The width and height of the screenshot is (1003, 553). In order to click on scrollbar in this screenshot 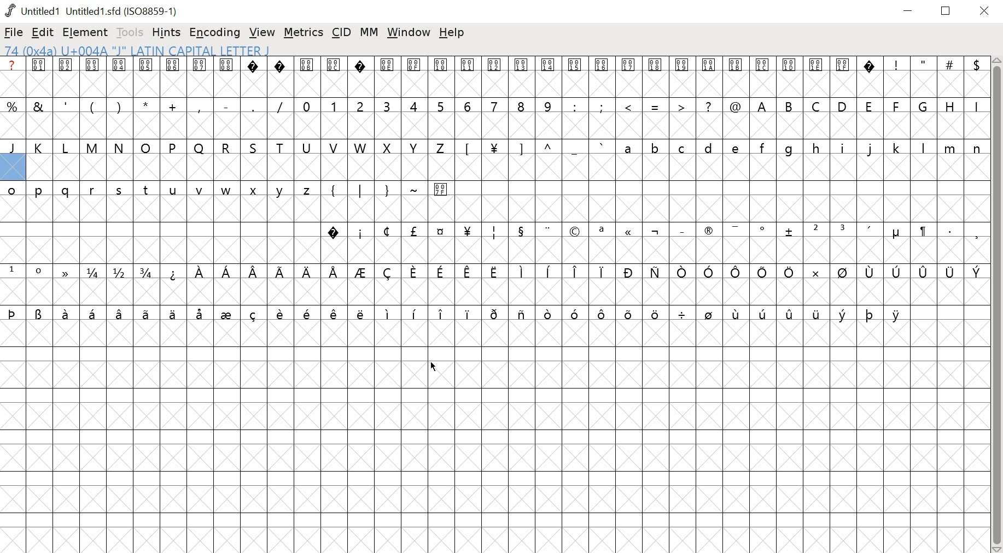, I will do `click(997, 305)`.